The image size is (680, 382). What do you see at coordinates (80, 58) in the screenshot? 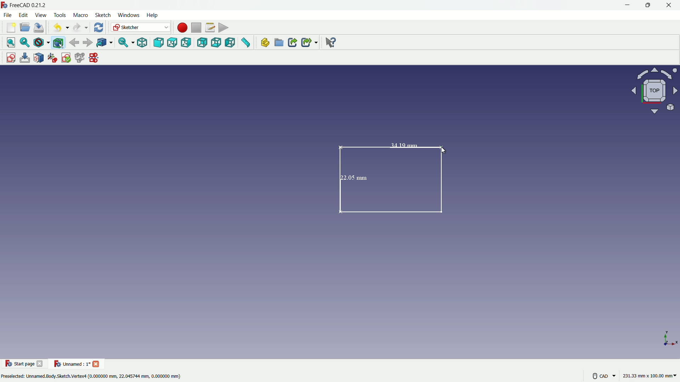
I see `merge sketches` at bounding box center [80, 58].